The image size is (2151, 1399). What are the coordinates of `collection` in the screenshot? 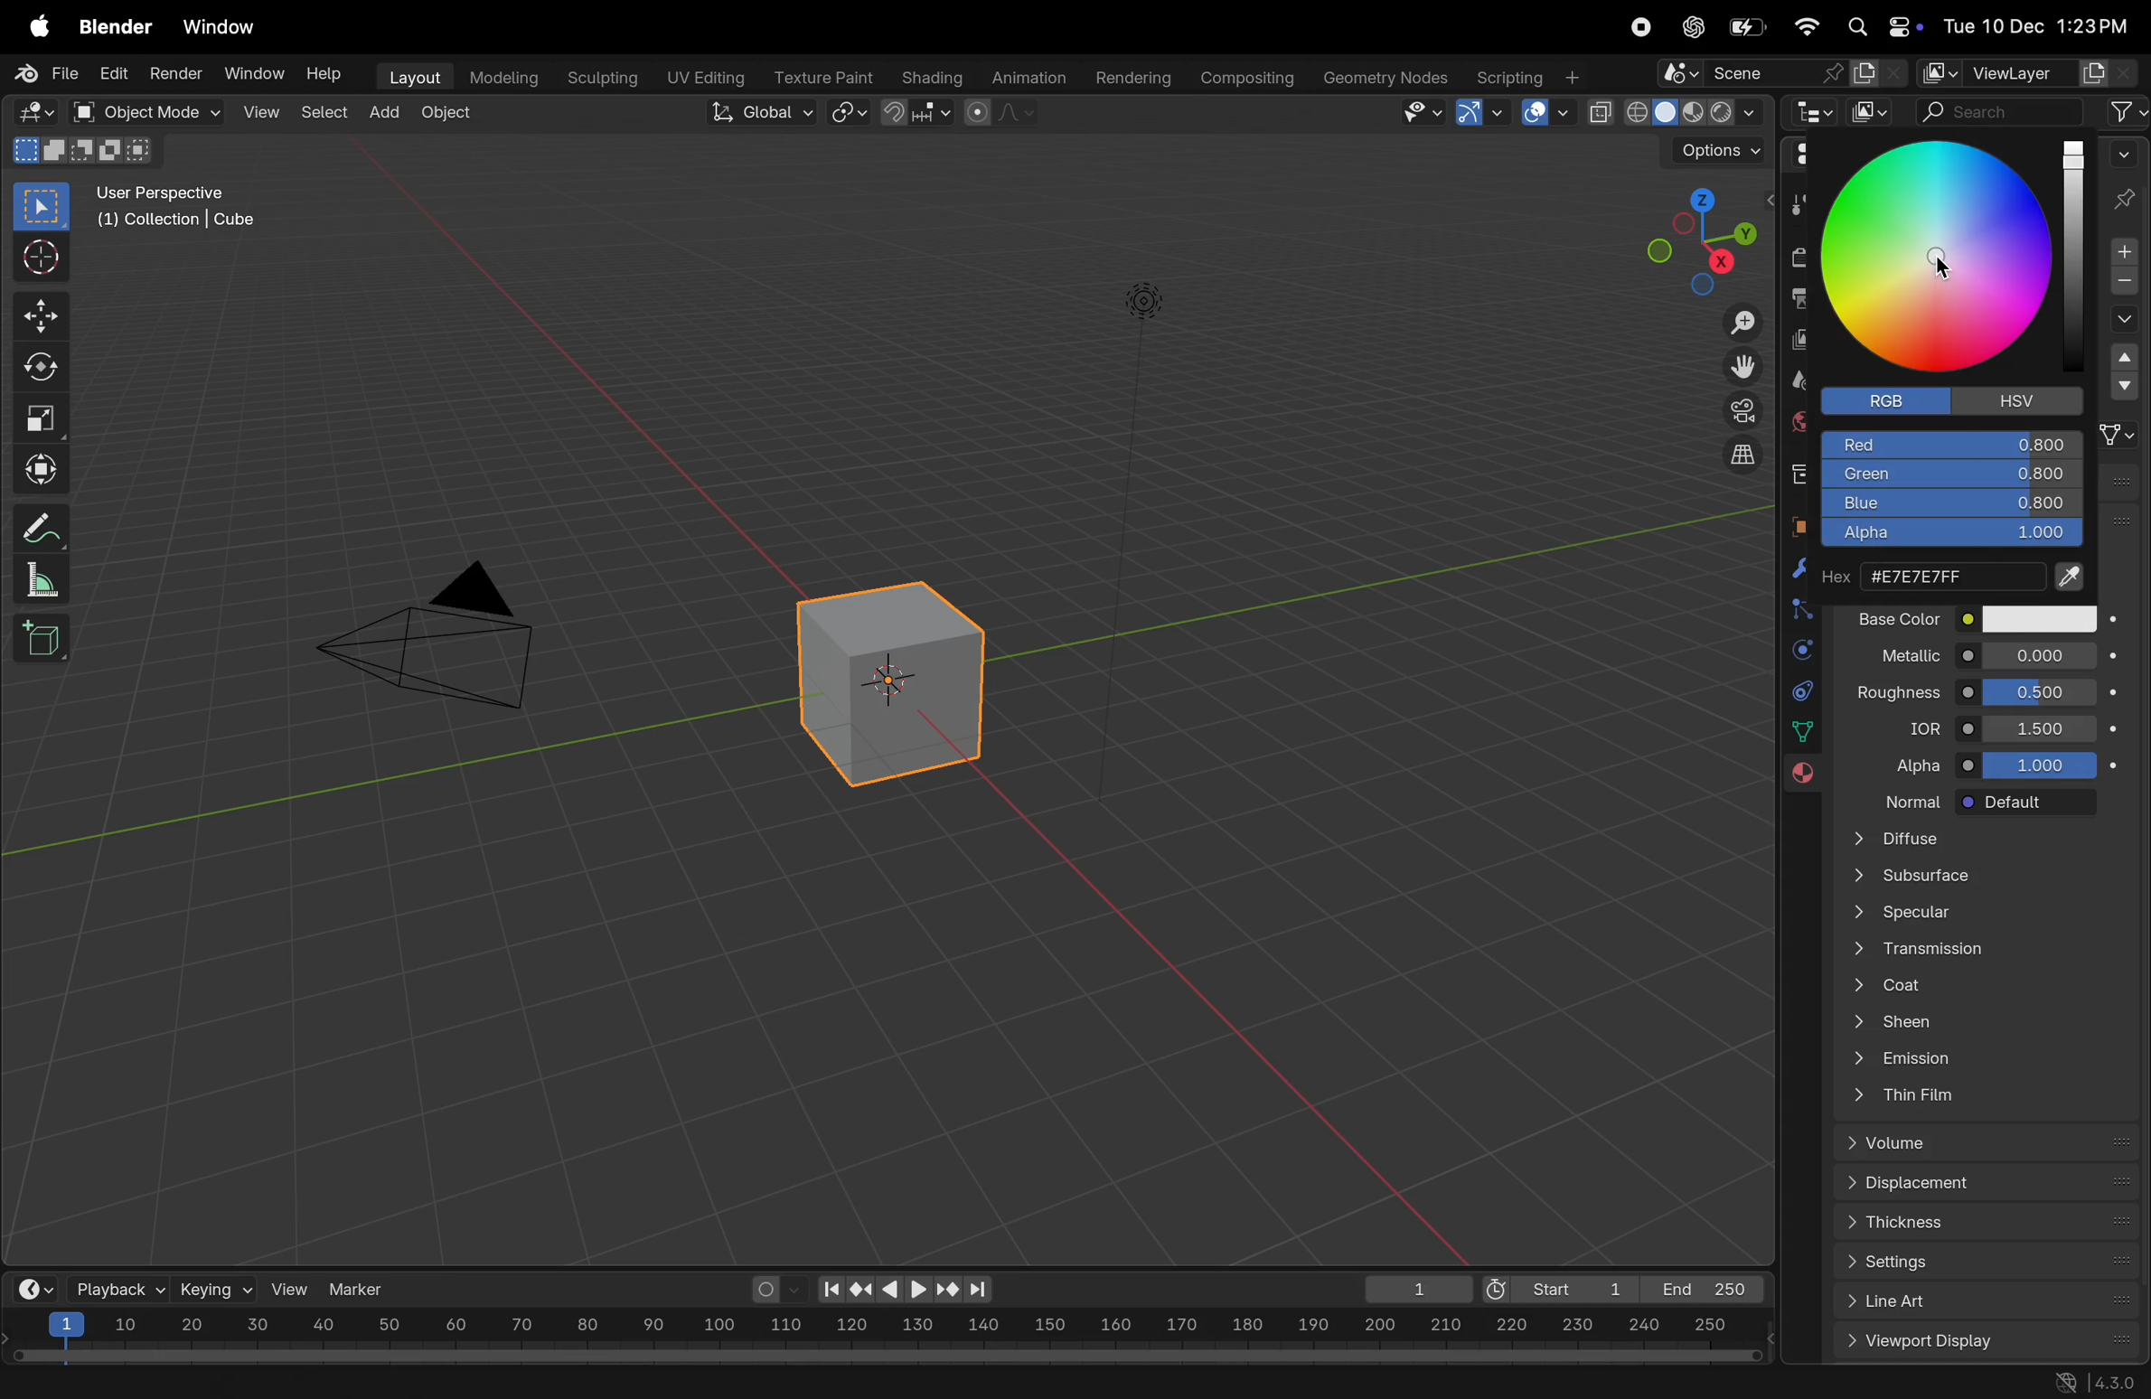 It's located at (1798, 471).